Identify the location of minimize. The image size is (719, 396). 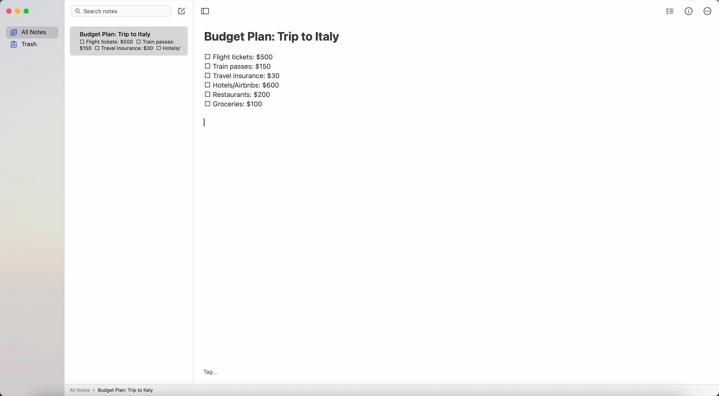
(19, 11).